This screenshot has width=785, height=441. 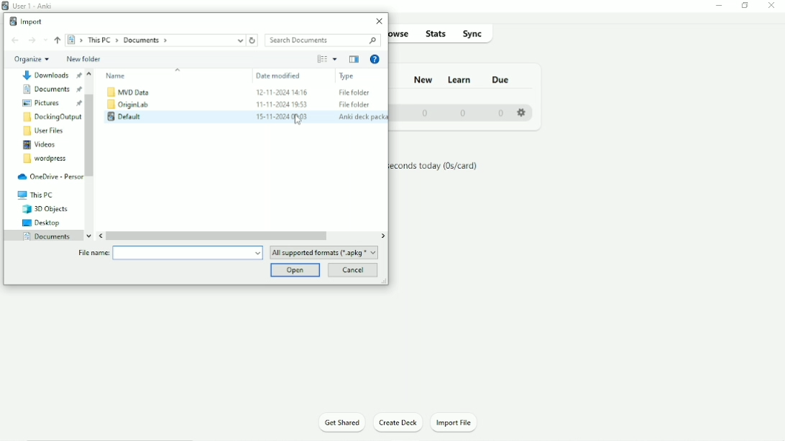 What do you see at coordinates (42, 145) in the screenshot?
I see `Videos` at bounding box center [42, 145].